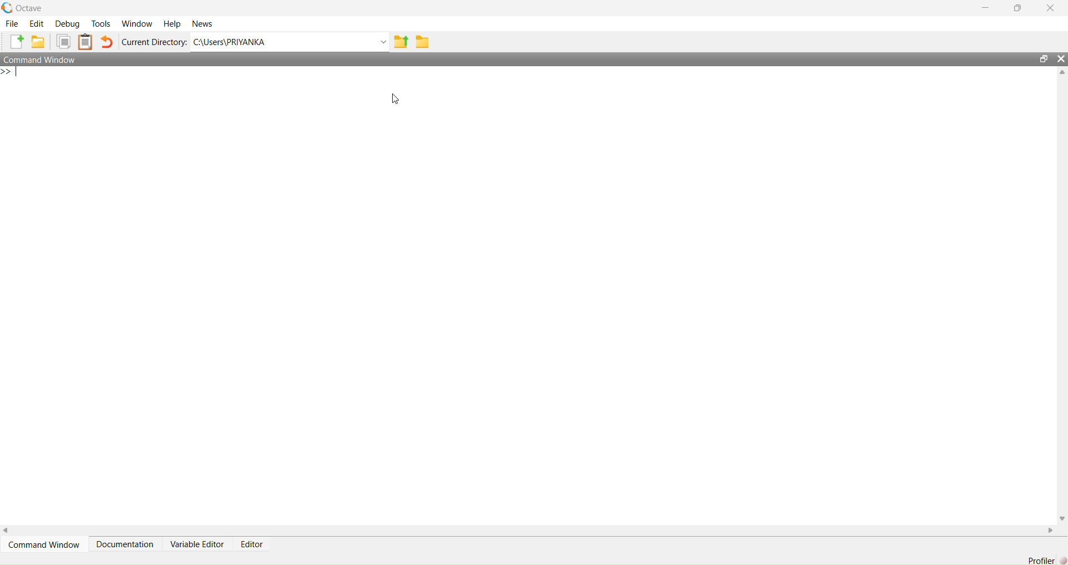  What do you see at coordinates (172, 24) in the screenshot?
I see `Help` at bounding box center [172, 24].